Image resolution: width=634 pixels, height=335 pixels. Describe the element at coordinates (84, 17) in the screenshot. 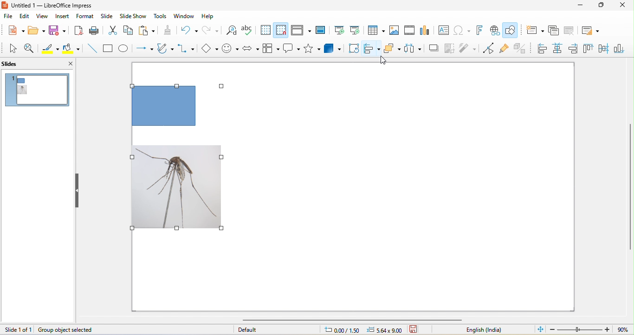

I see `format` at that location.